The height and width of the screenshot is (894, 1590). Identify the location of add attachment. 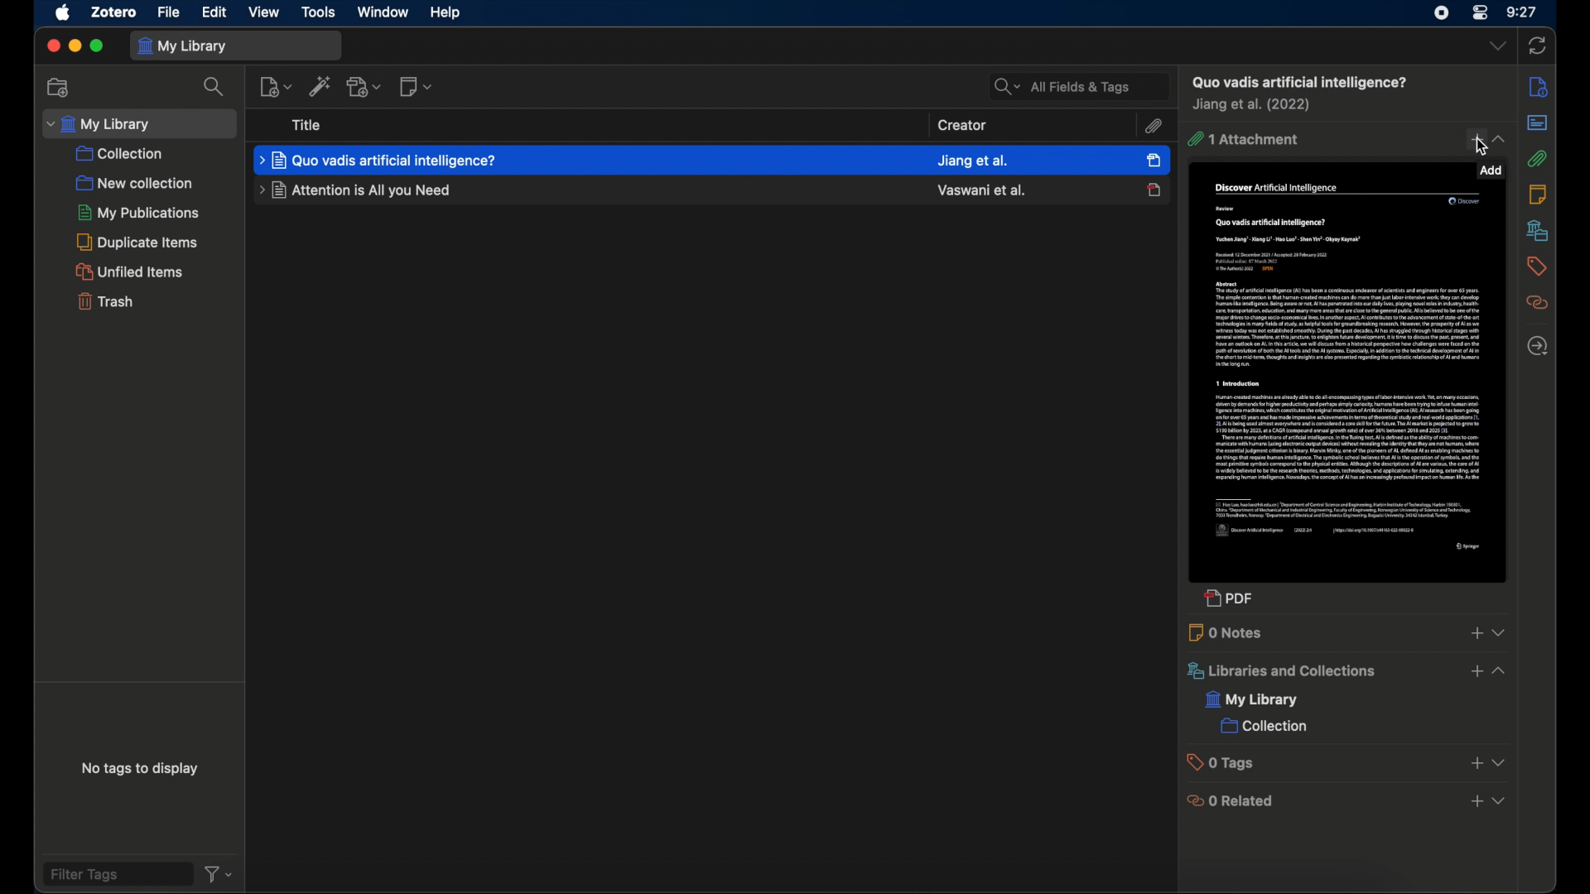
(364, 87).